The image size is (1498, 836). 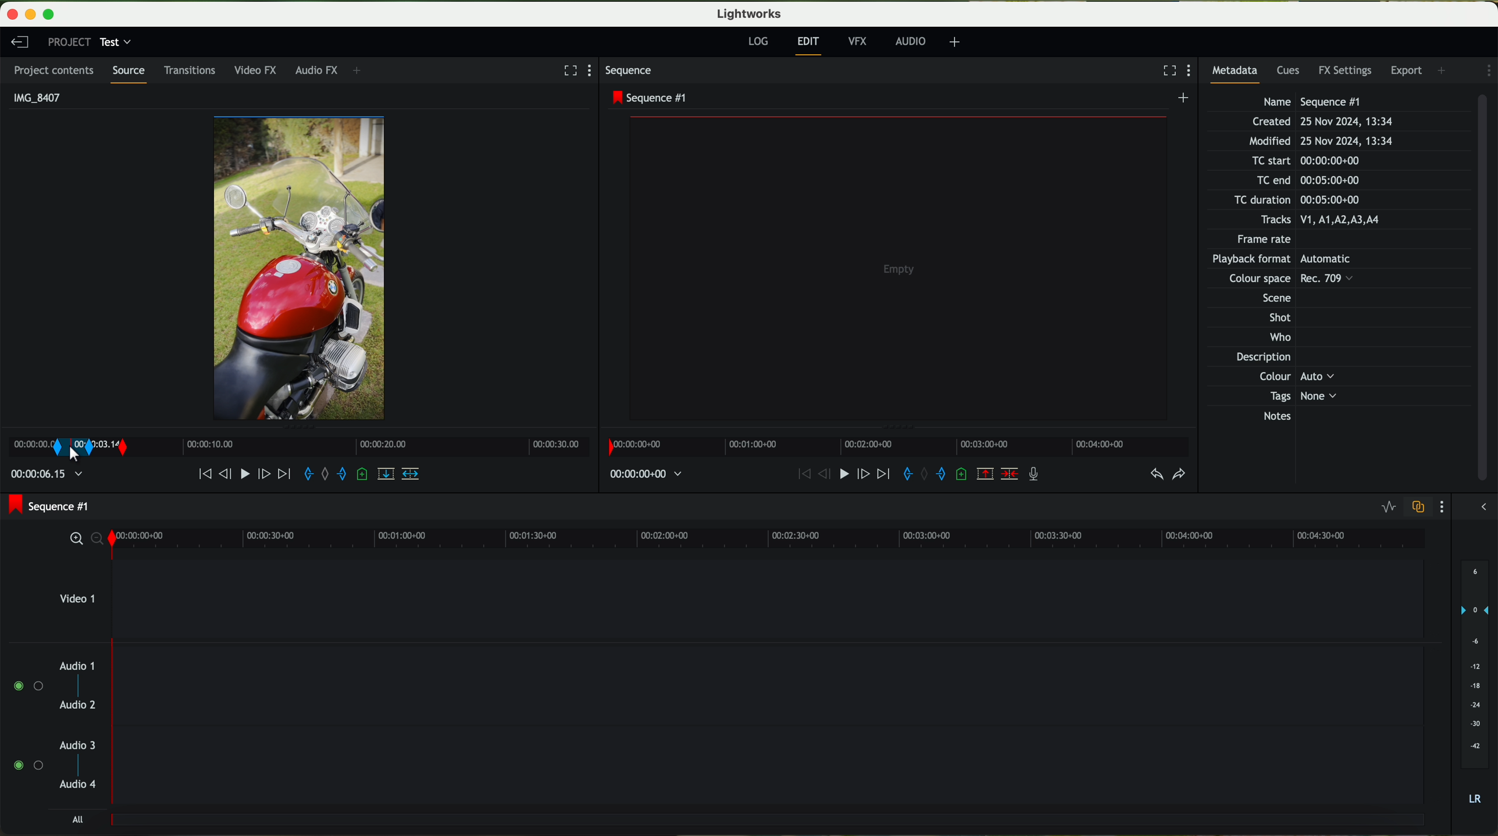 I want to click on audio 1, so click(x=77, y=665).